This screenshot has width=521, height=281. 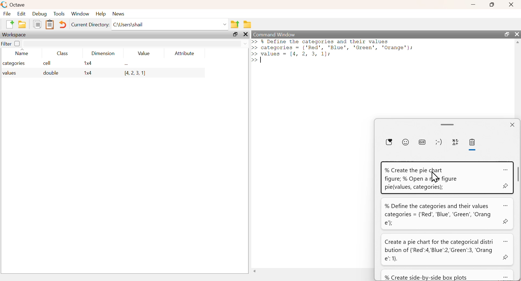 I want to click on % Create side-by-side box plots, so click(x=426, y=277).